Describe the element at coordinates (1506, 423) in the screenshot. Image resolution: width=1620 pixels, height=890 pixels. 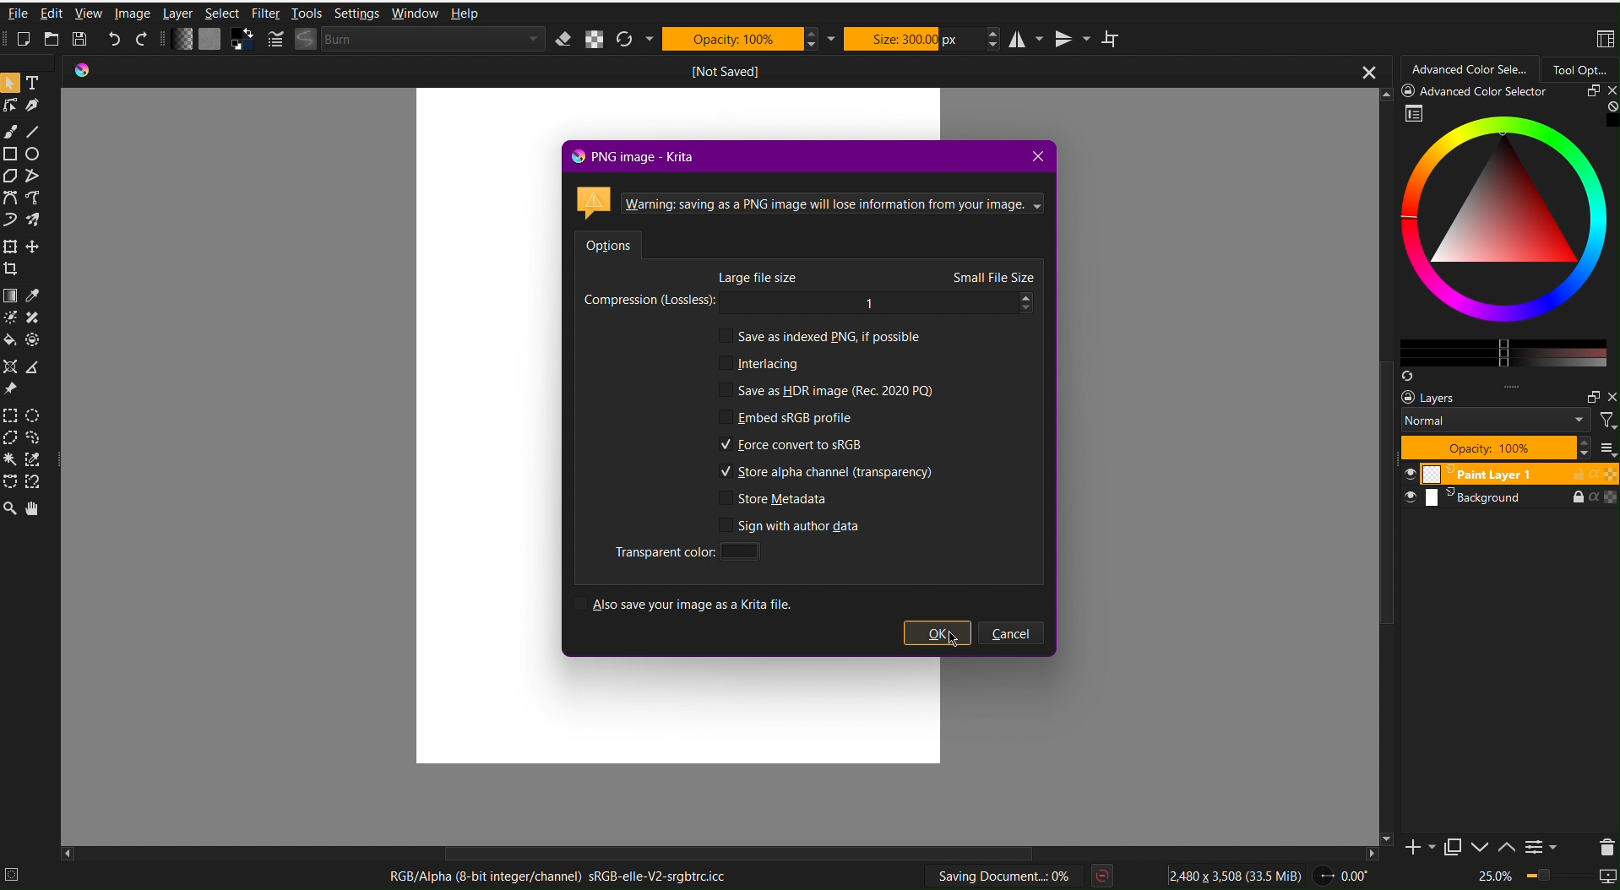
I see `Layer Settings` at that location.